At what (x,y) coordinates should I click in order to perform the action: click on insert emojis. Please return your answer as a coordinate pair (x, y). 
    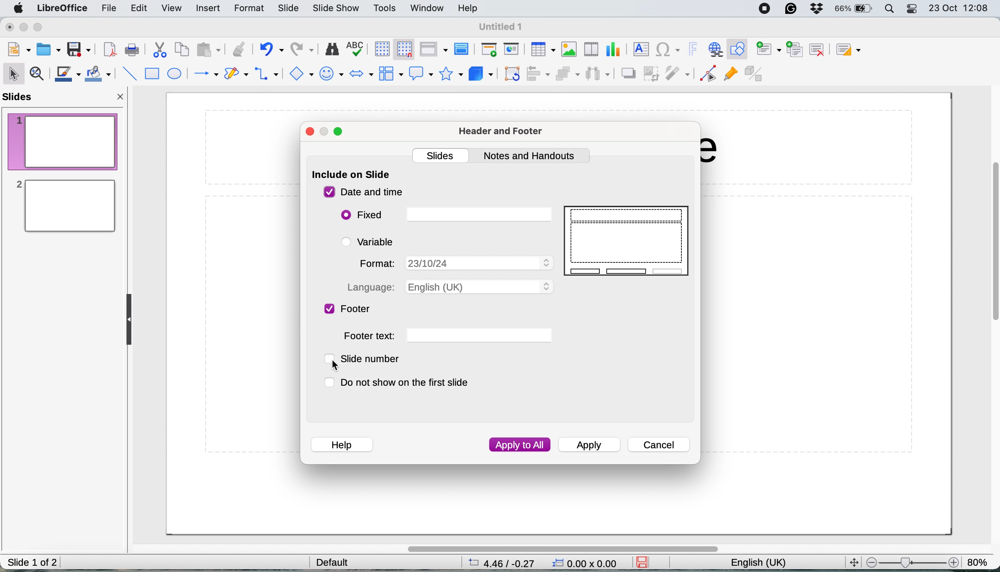
    Looking at the image, I should click on (332, 74).